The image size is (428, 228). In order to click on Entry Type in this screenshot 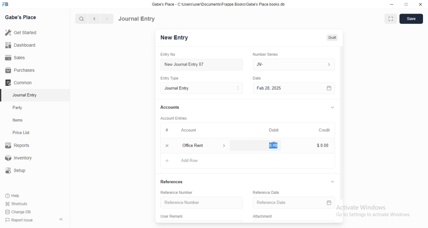, I will do `click(201, 88)`.